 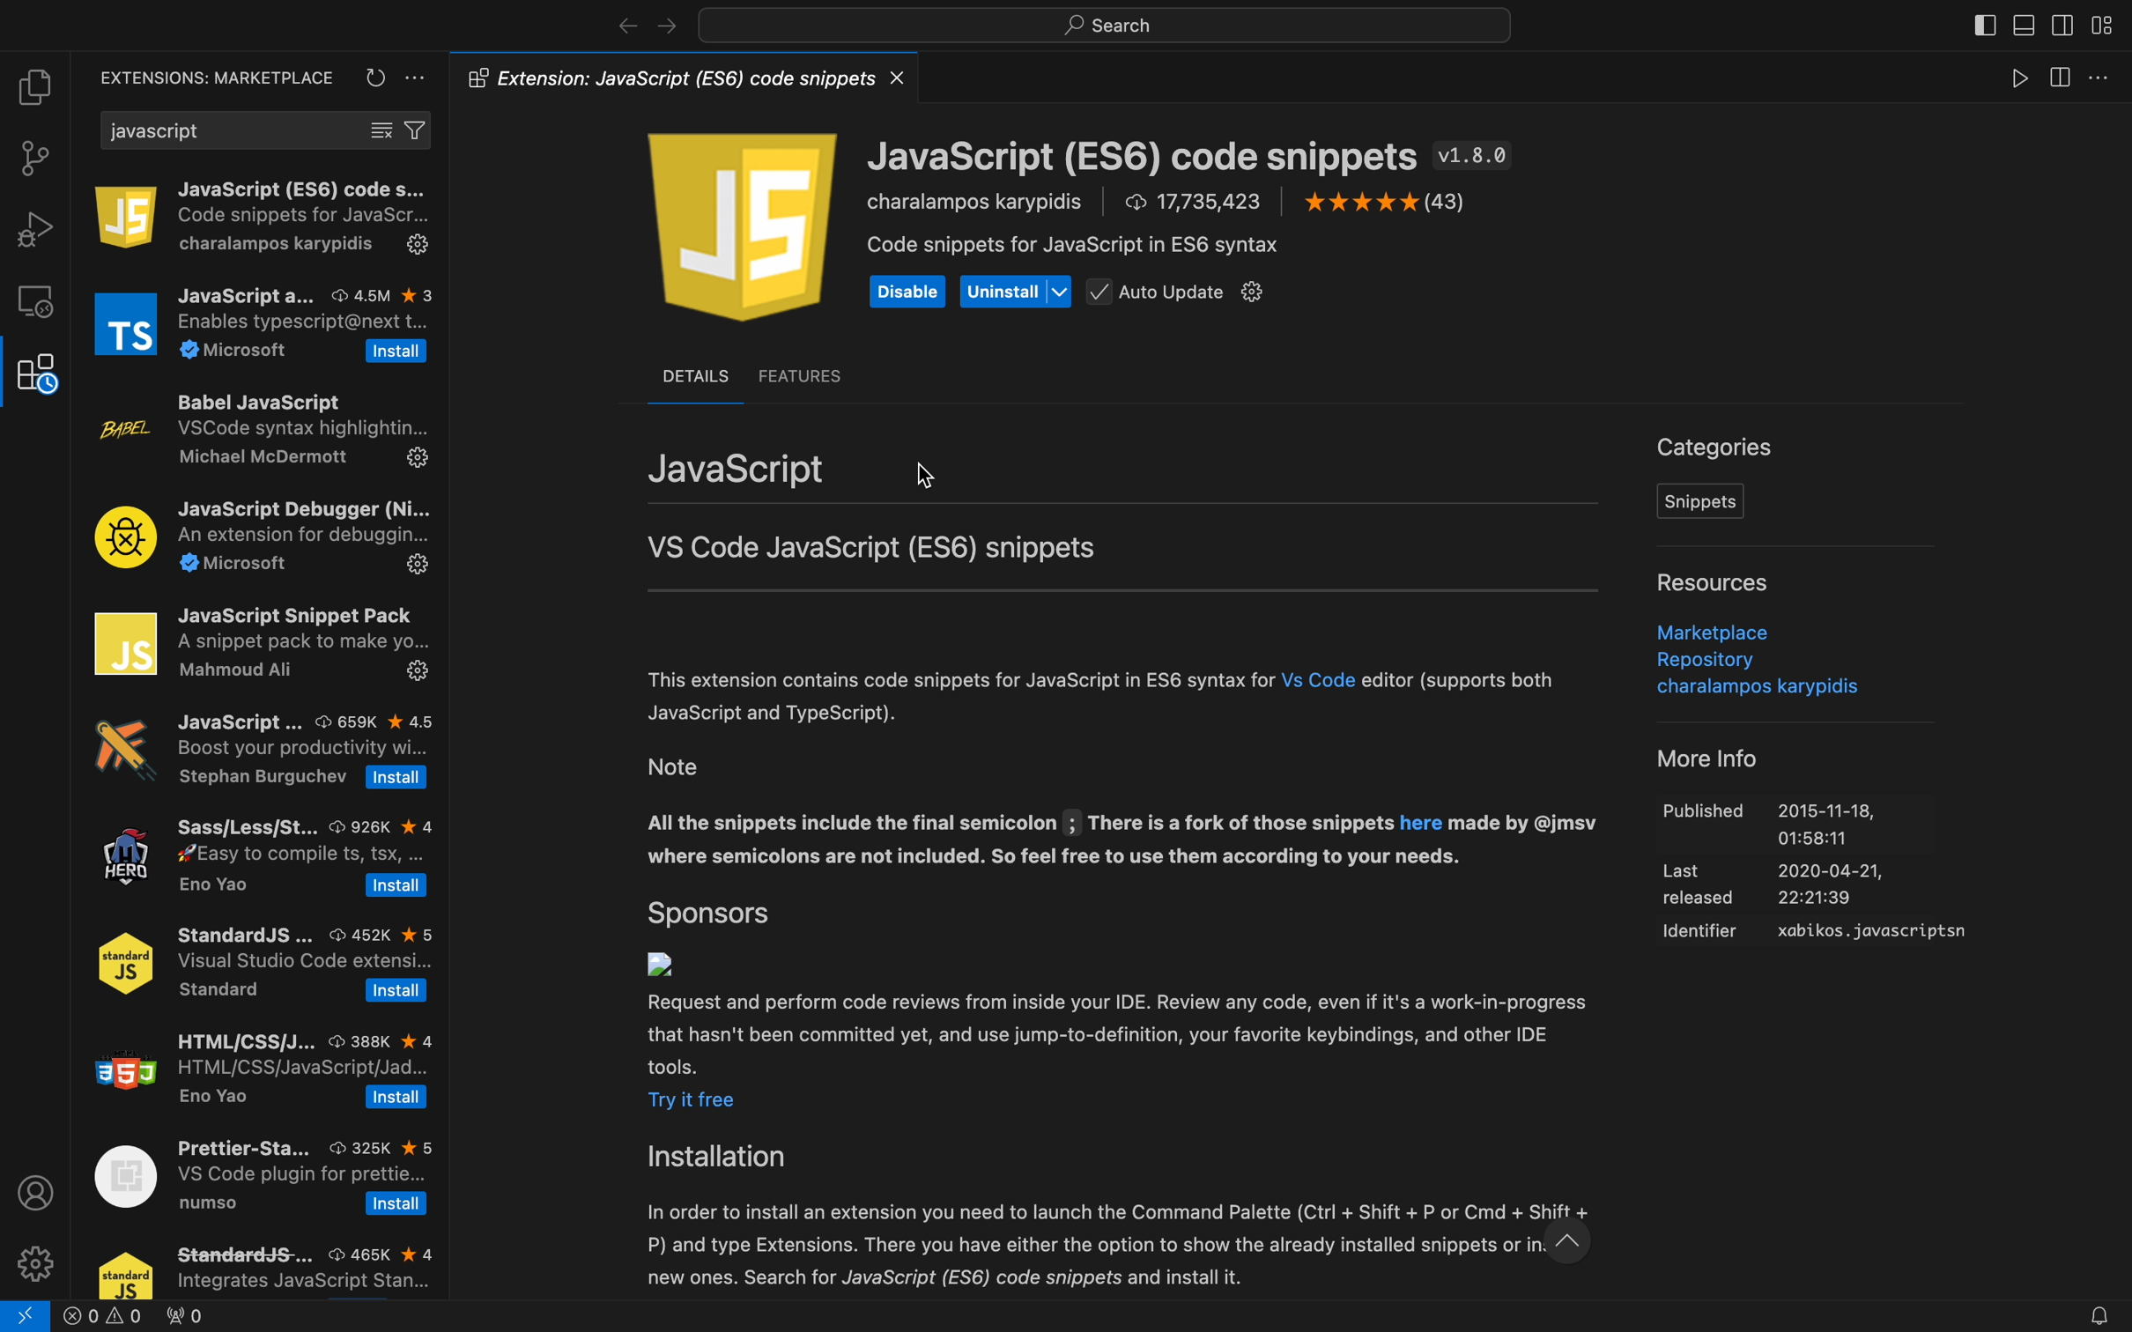 I want to click on Babel JavaScript
VSCode syntax highlightin...
Michael McDermott 5%, so click(x=262, y=431).